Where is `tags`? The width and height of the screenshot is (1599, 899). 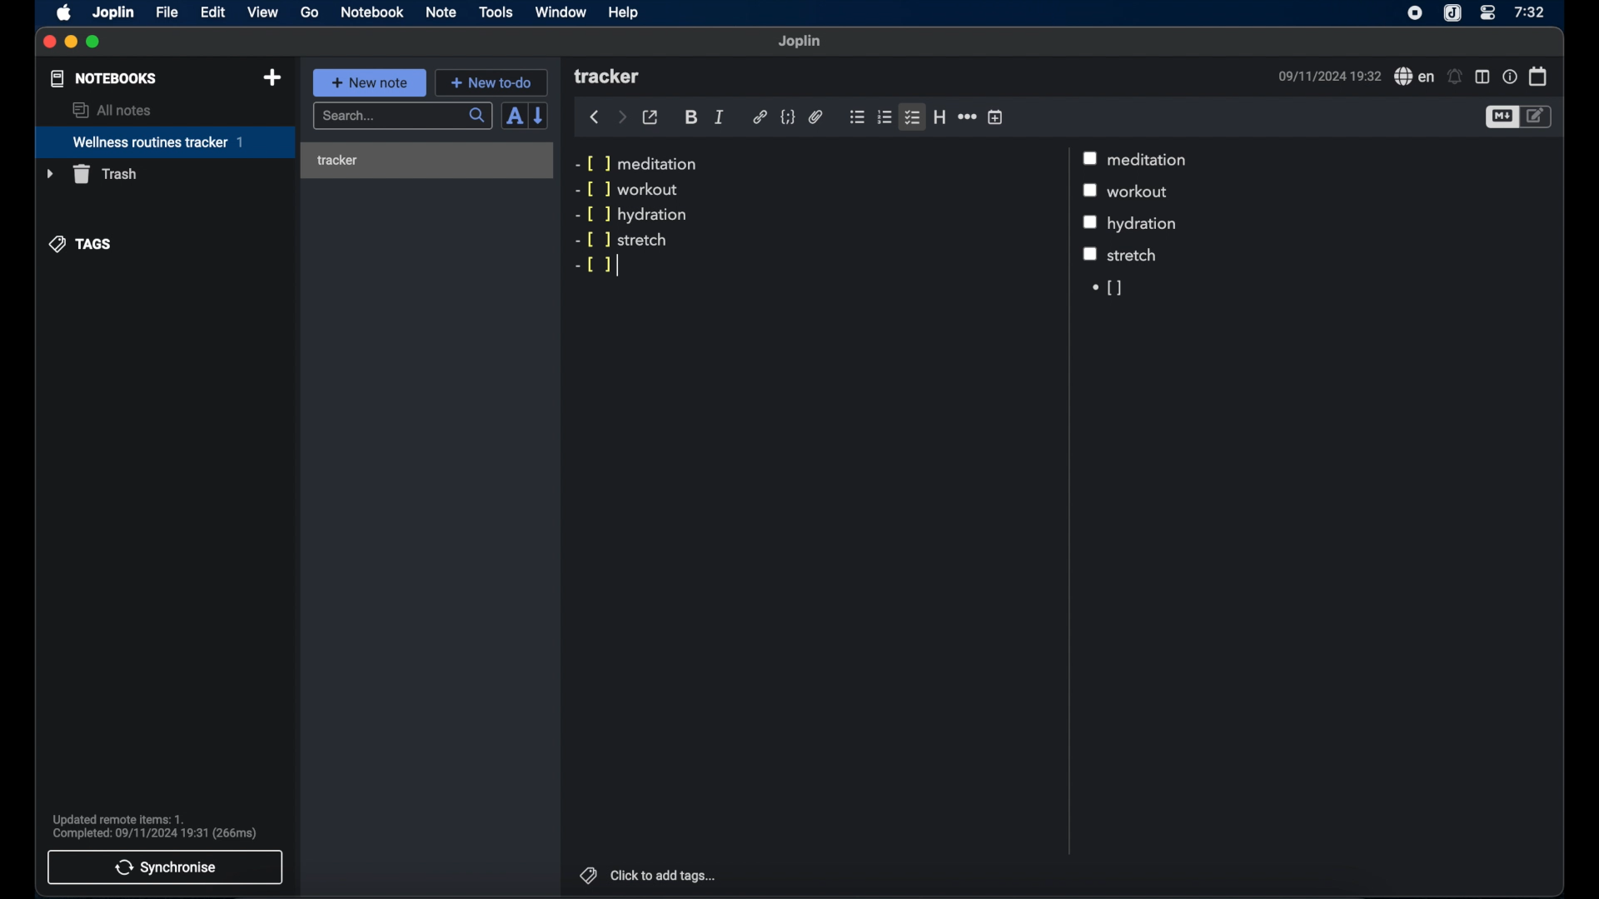
tags is located at coordinates (585, 873).